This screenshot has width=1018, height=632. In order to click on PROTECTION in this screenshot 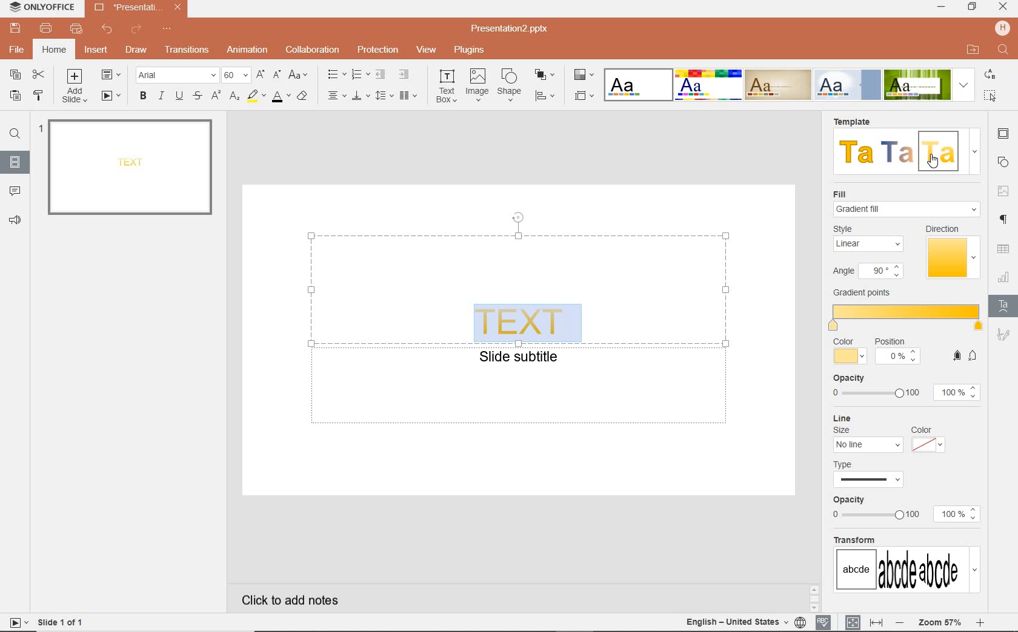, I will do `click(377, 50)`.